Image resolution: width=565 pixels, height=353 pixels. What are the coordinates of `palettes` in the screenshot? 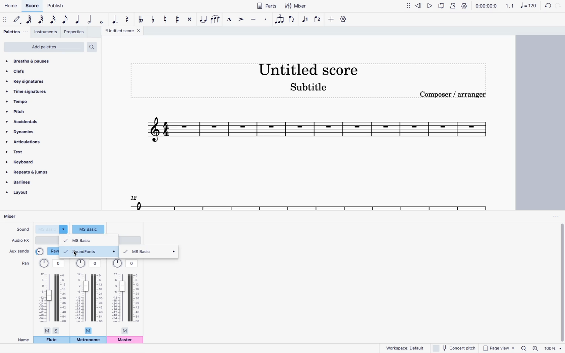 It's located at (16, 33).